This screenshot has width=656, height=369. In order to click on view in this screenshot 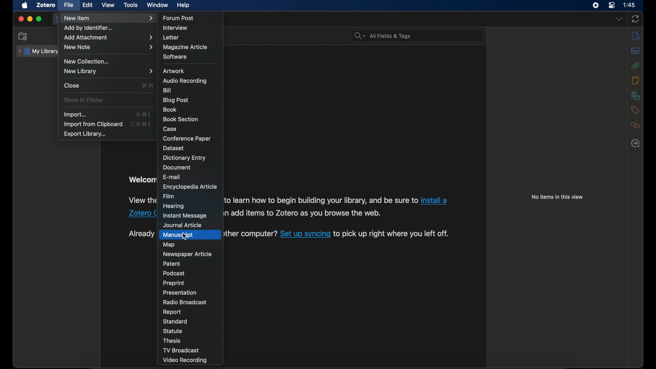, I will do `click(109, 5)`.